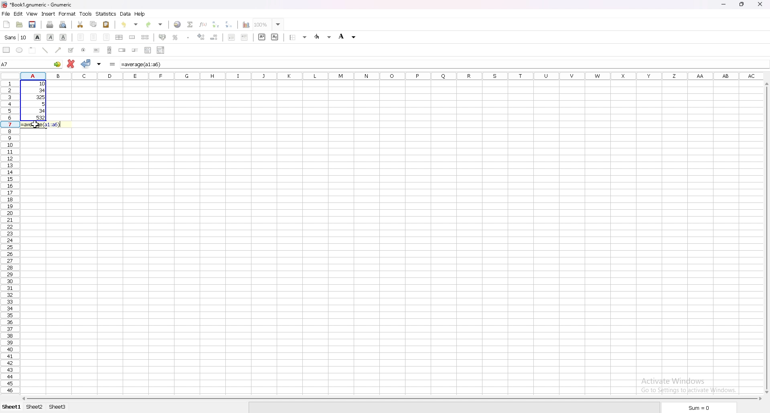 Image resolution: width=770 pixels, height=413 pixels. I want to click on scroll bar, so click(766, 237).